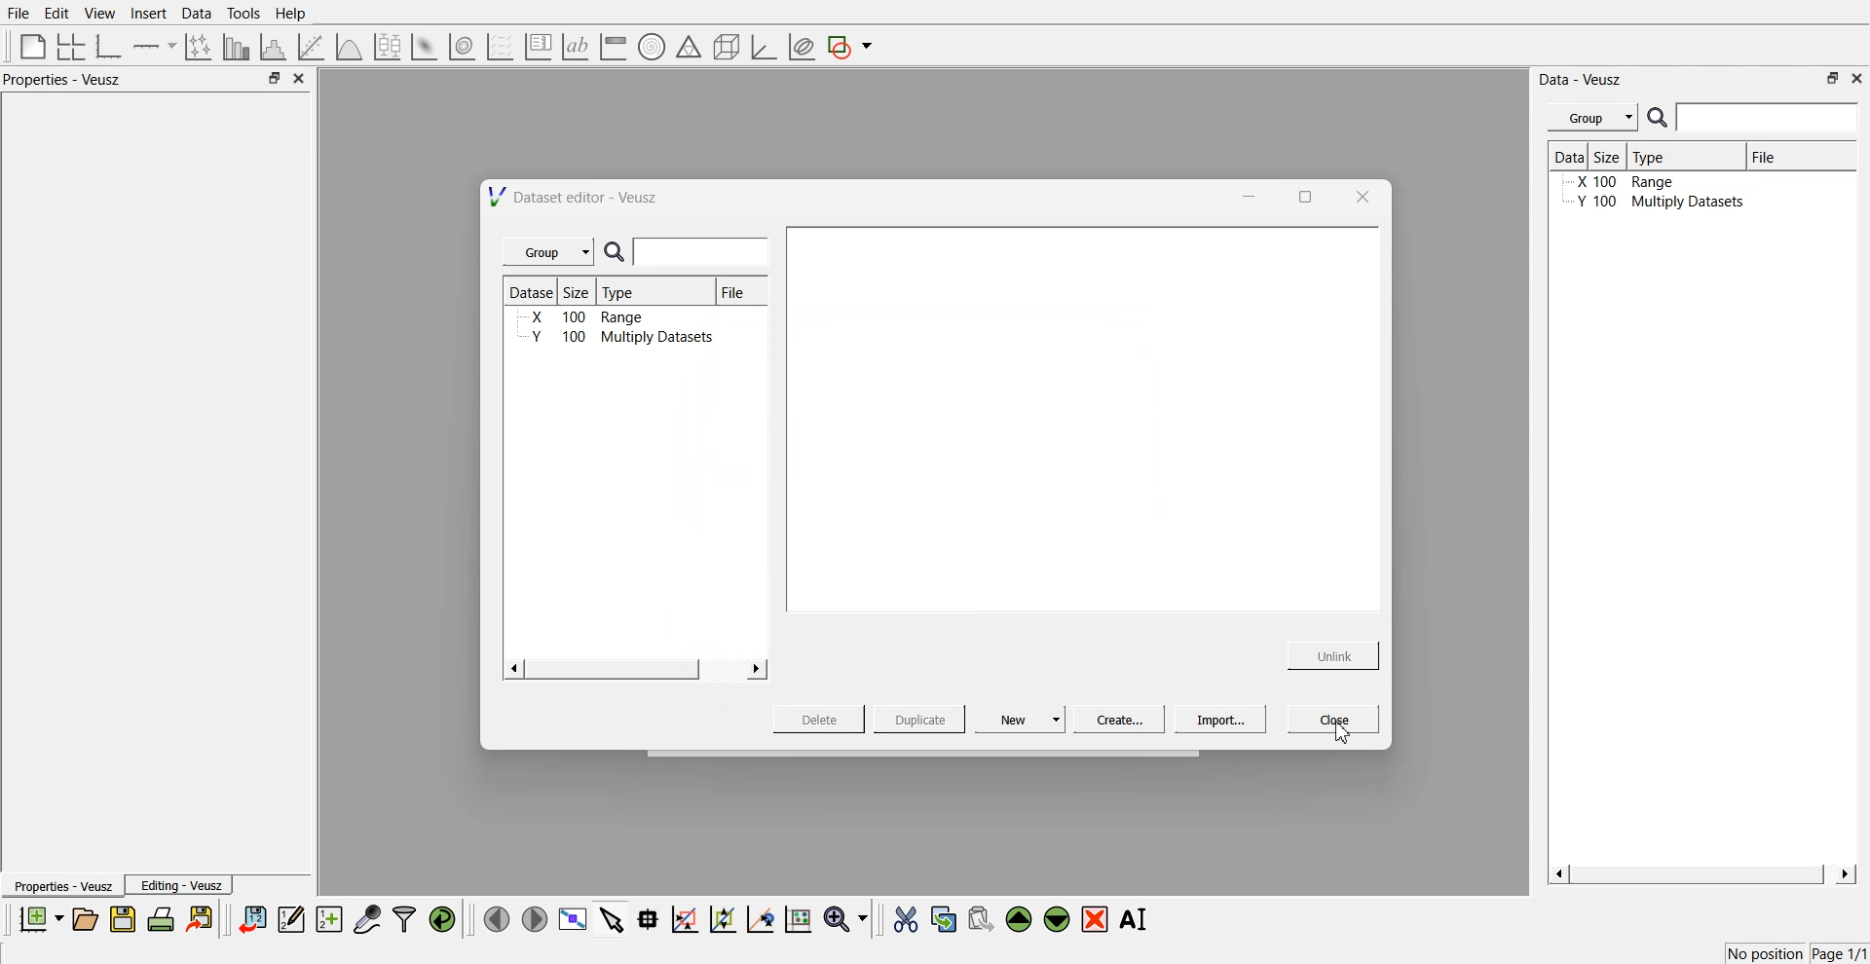  Describe the element at coordinates (62, 887) in the screenshot. I see `Properties - Veusz` at that location.